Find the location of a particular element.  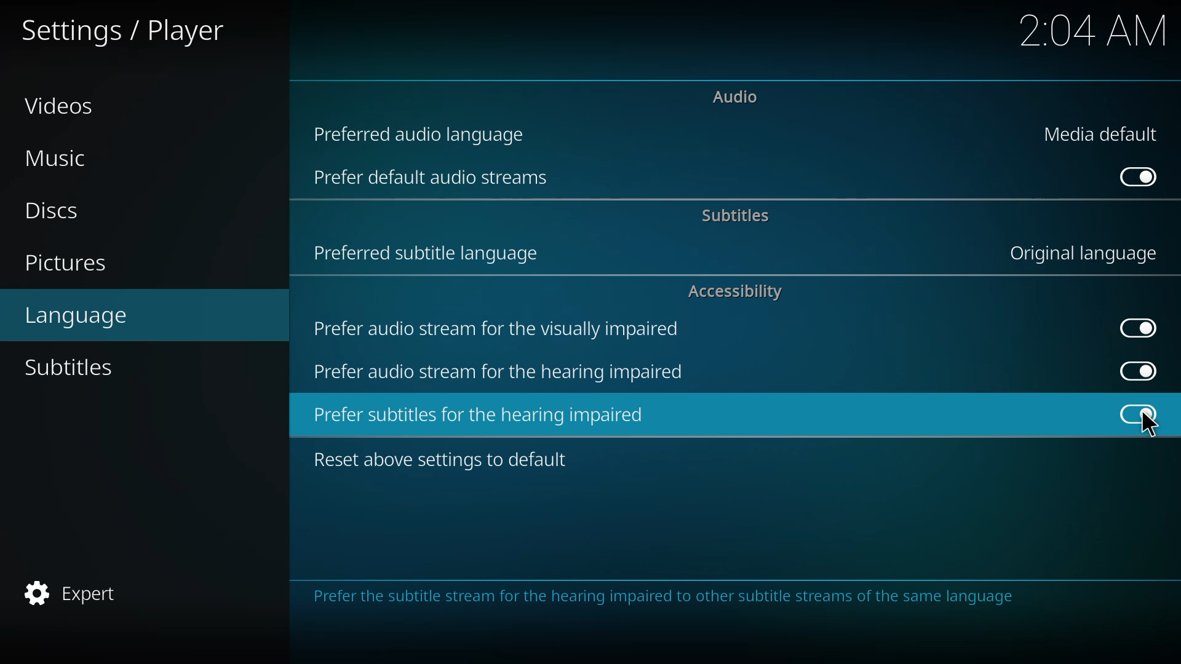

prefer default audio is located at coordinates (434, 180).